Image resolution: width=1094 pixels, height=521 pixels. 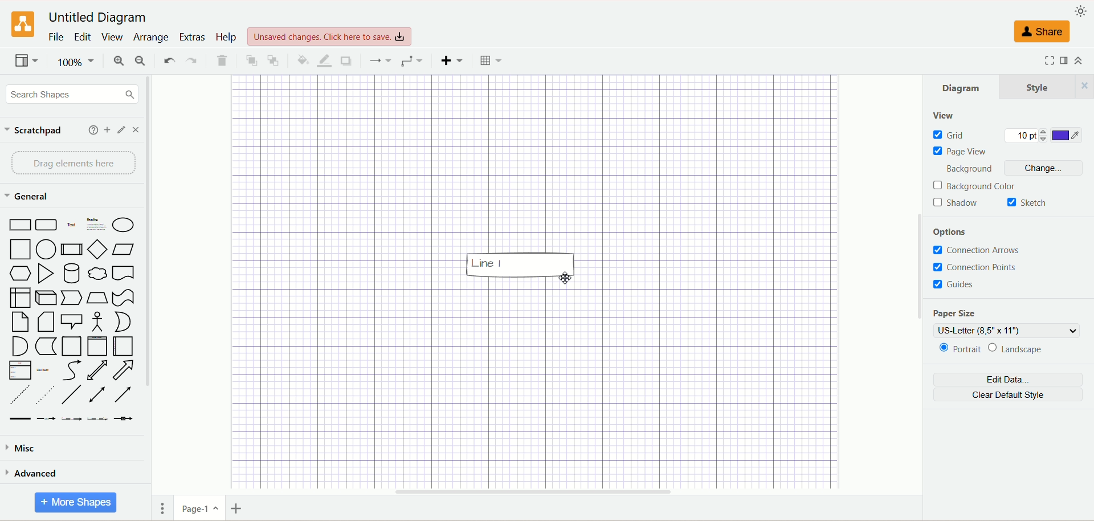 I want to click on Textbox, so click(x=95, y=224).